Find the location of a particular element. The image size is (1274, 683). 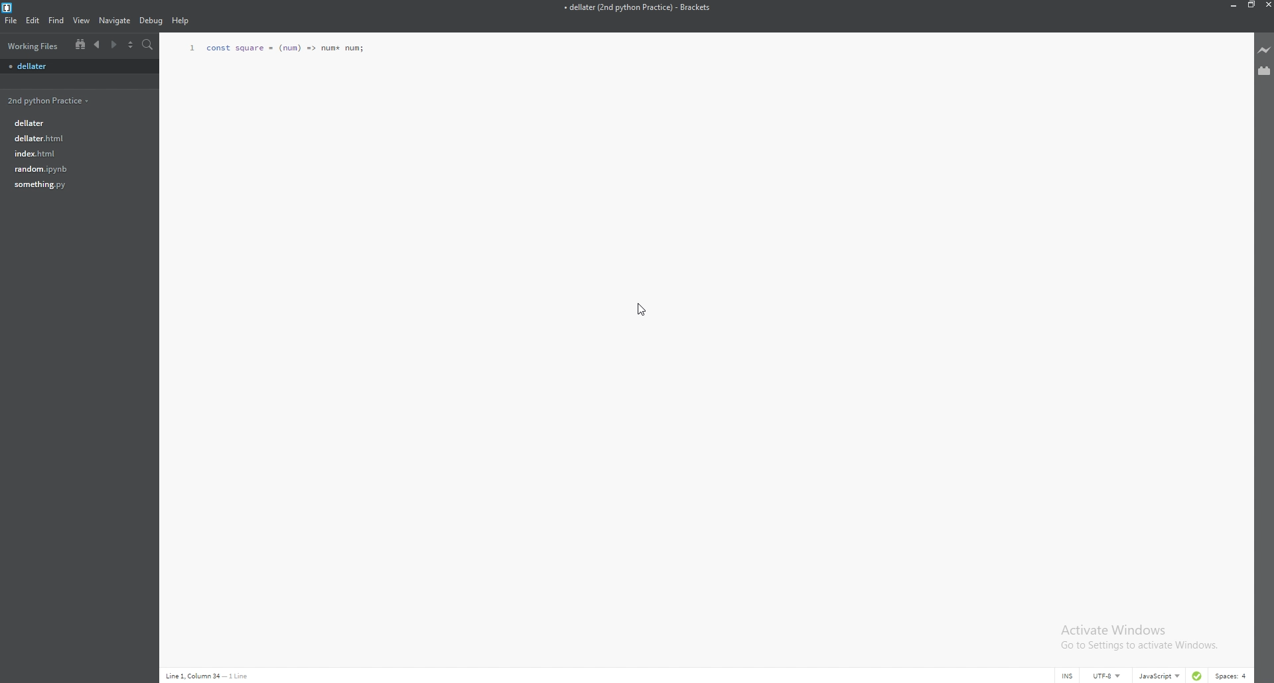

cursor mode is located at coordinates (1070, 676).